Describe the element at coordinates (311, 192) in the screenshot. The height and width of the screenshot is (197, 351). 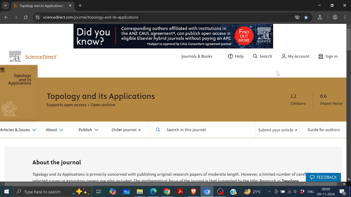
I see `Eng` at that location.